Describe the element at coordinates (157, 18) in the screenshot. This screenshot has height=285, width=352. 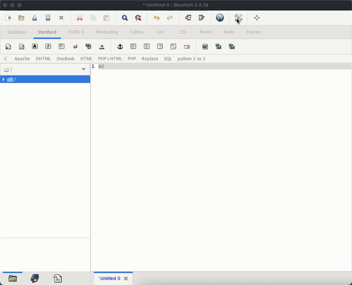
I see `undo` at that location.